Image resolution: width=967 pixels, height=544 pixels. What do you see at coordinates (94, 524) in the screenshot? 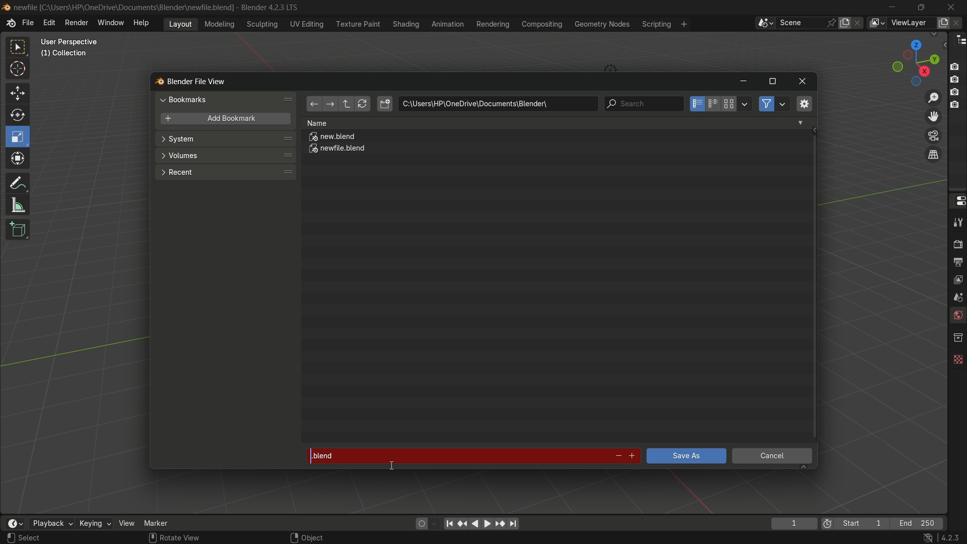
I see `keying` at bounding box center [94, 524].